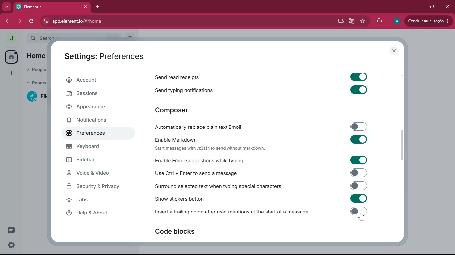 The height and width of the screenshot is (255, 455). I want to click on Send typing notifications, so click(264, 90).